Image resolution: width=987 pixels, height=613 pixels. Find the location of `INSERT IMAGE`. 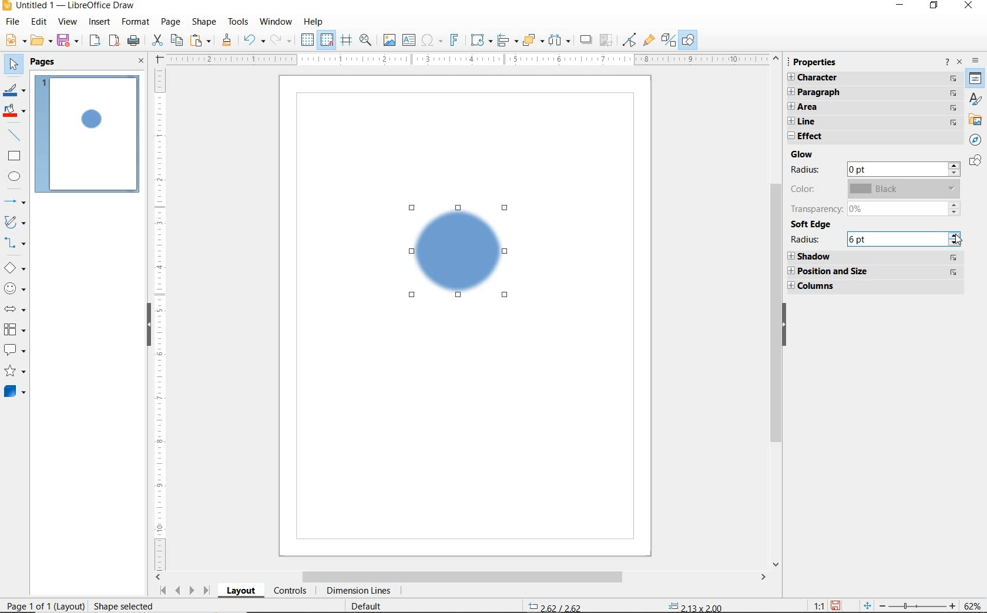

INSERT IMAGE is located at coordinates (388, 41).